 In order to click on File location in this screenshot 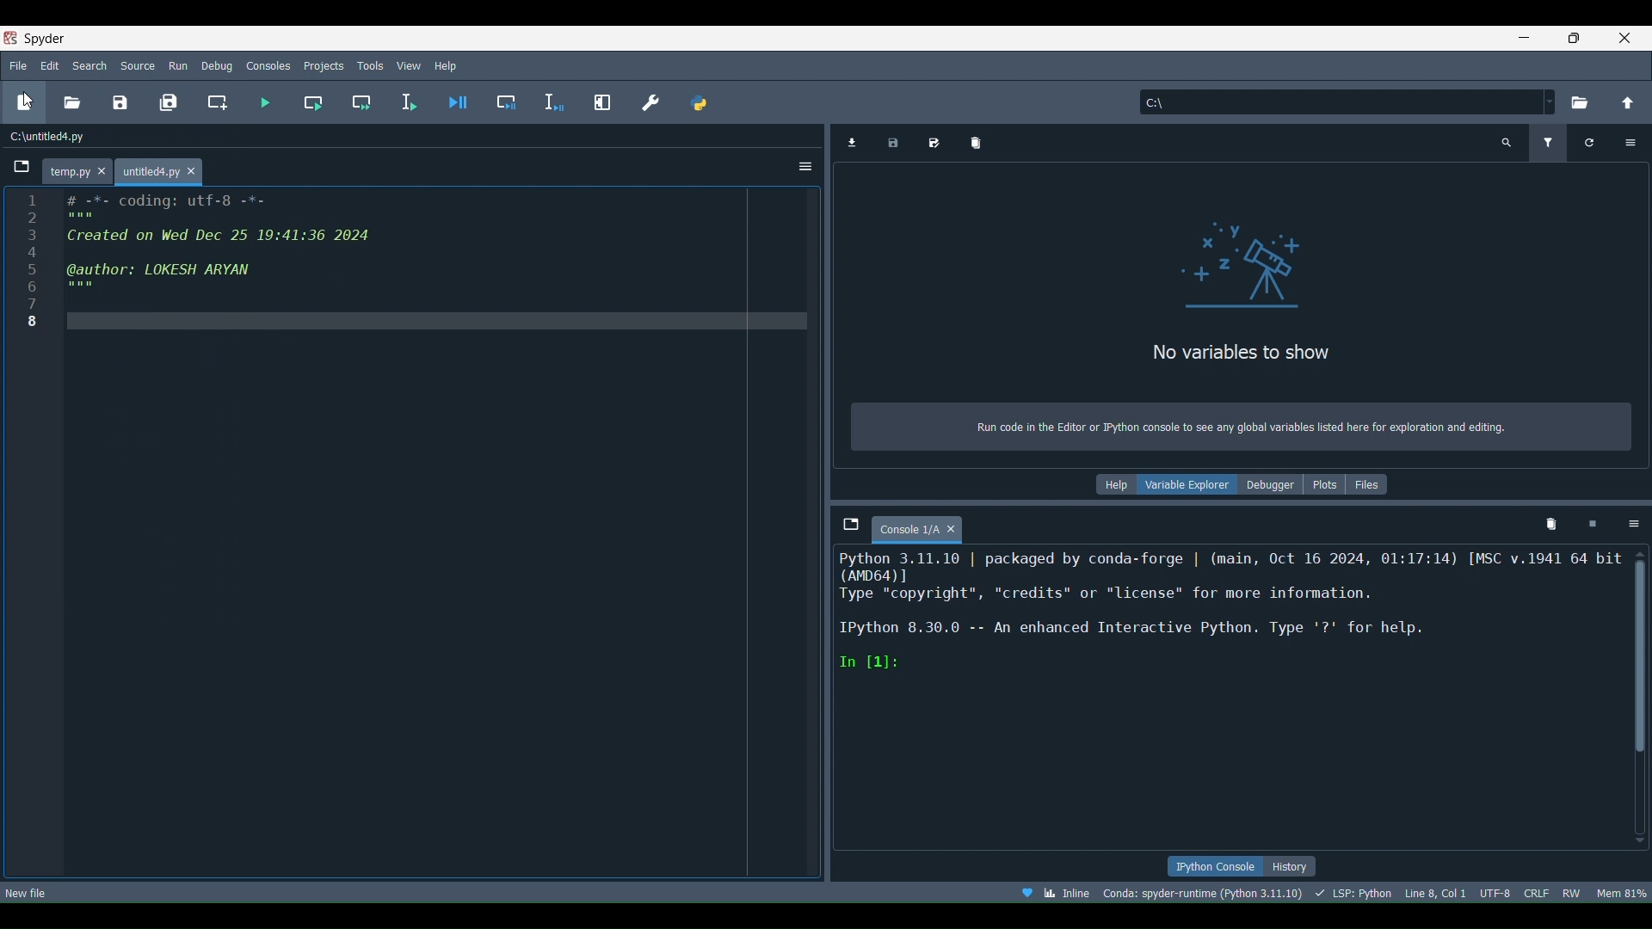, I will do `click(1344, 100)`.